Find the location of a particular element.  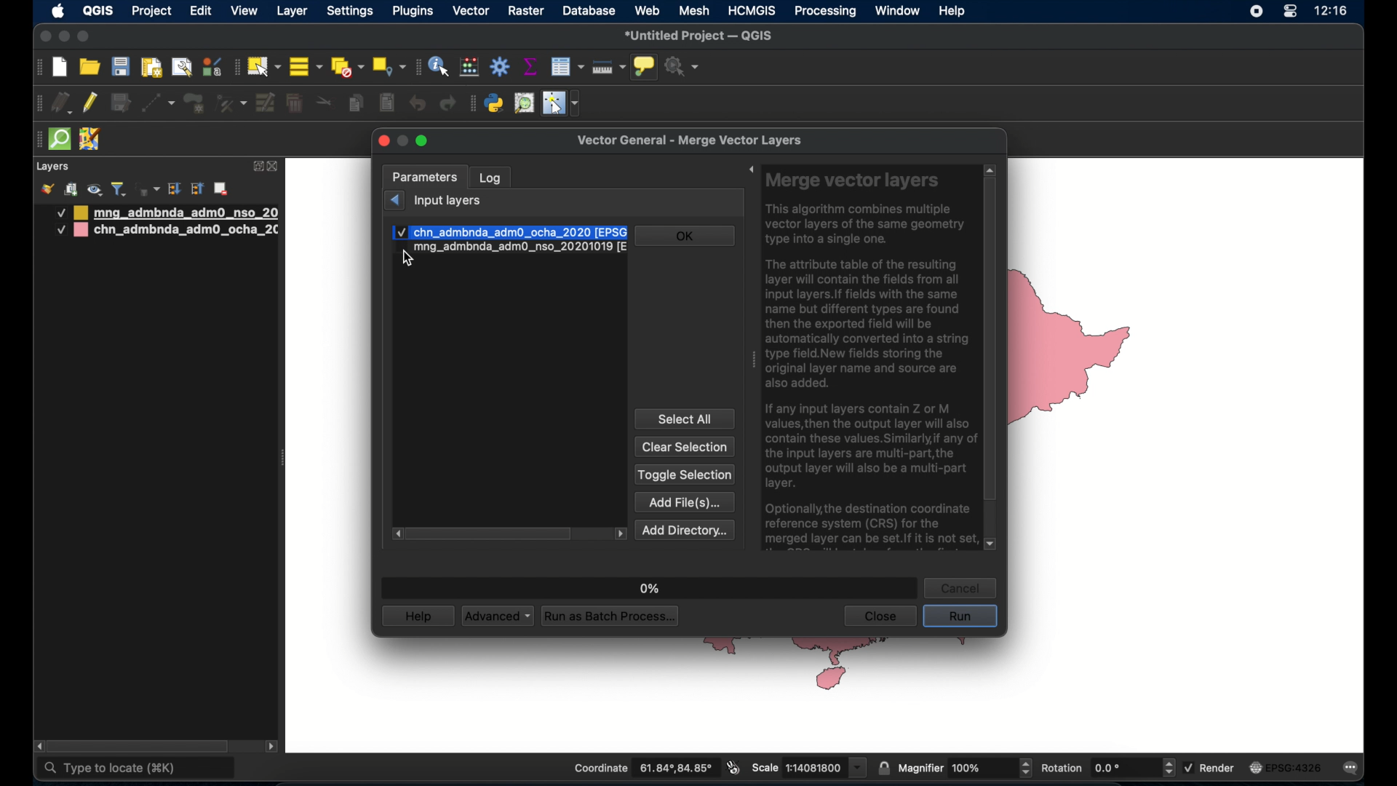

select by location  is located at coordinates (389, 65).